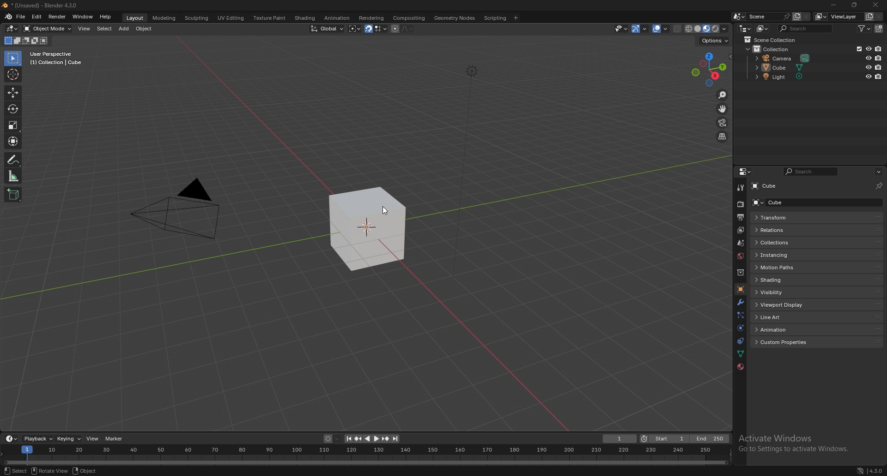 This screenshot has height=476, width=887. Describe the element at coordinates (857, 48) in the screenshot. I see `exclude from view layer` at that location.